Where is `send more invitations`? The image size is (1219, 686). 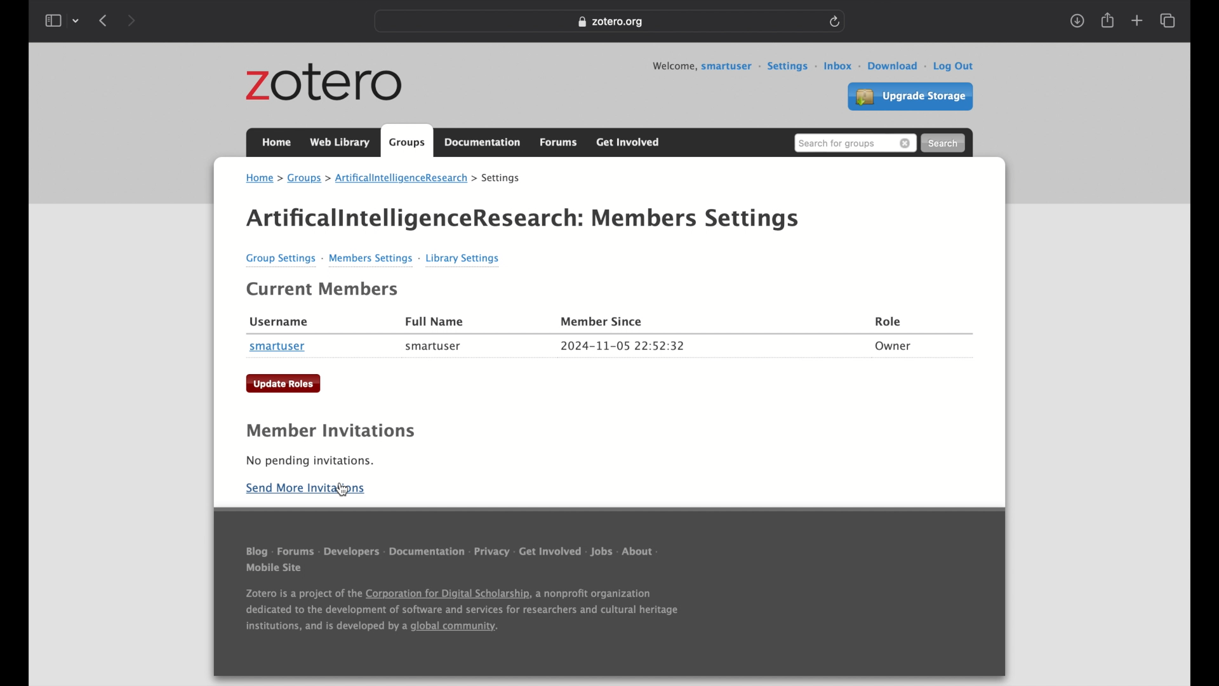
send more invitations is located at coordinates (305, 488).